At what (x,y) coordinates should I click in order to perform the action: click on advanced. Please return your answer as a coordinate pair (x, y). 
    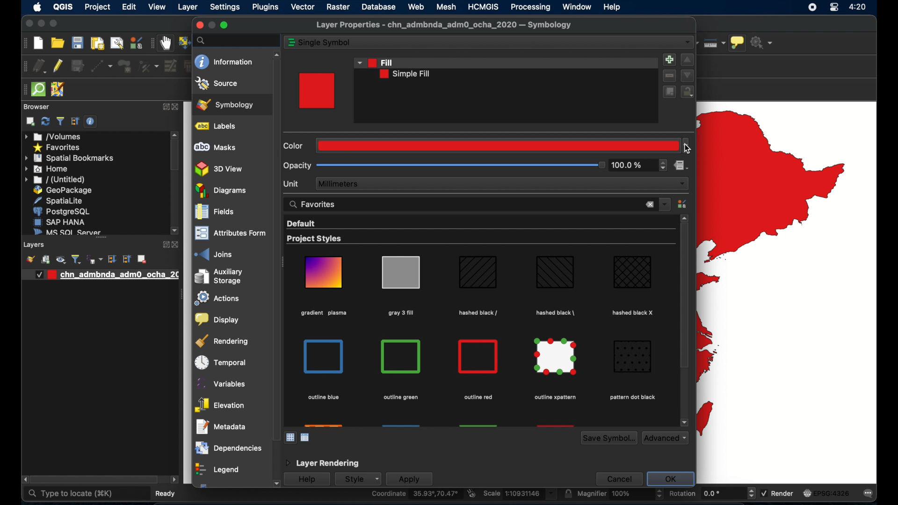
    Looking at the image, I should click on (666, 438).